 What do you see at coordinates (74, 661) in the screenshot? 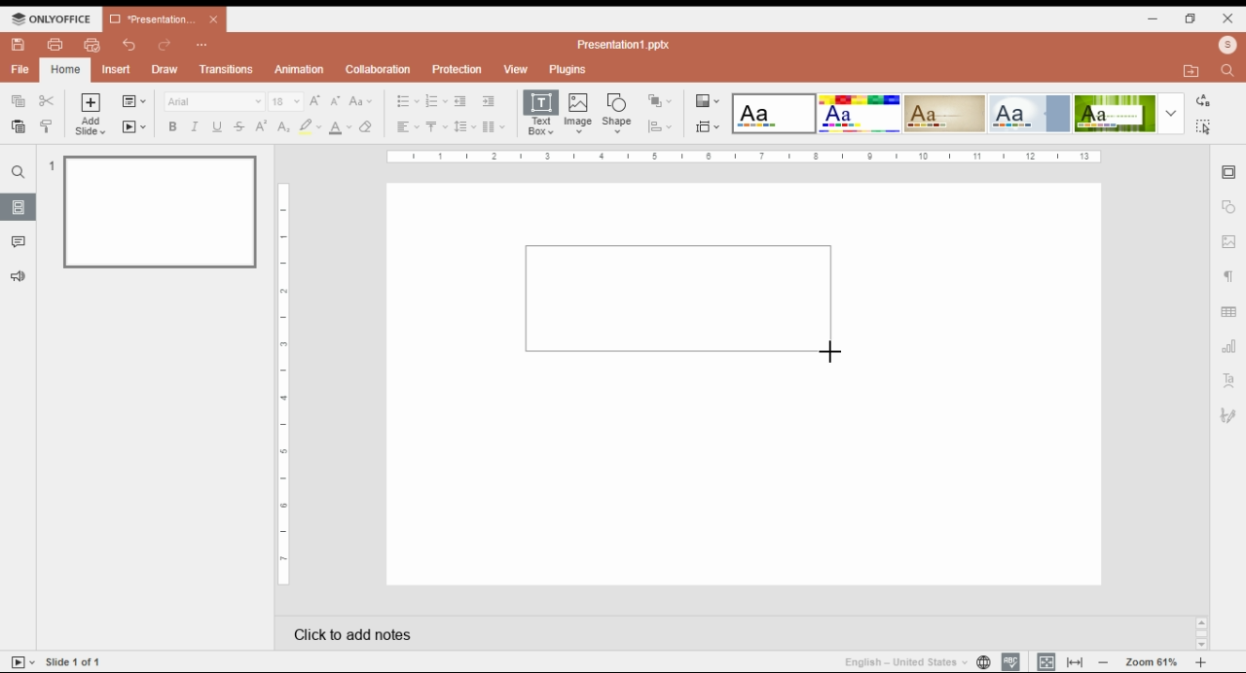
I see `Slide 1 of 1` at bounding box center [74, 661].